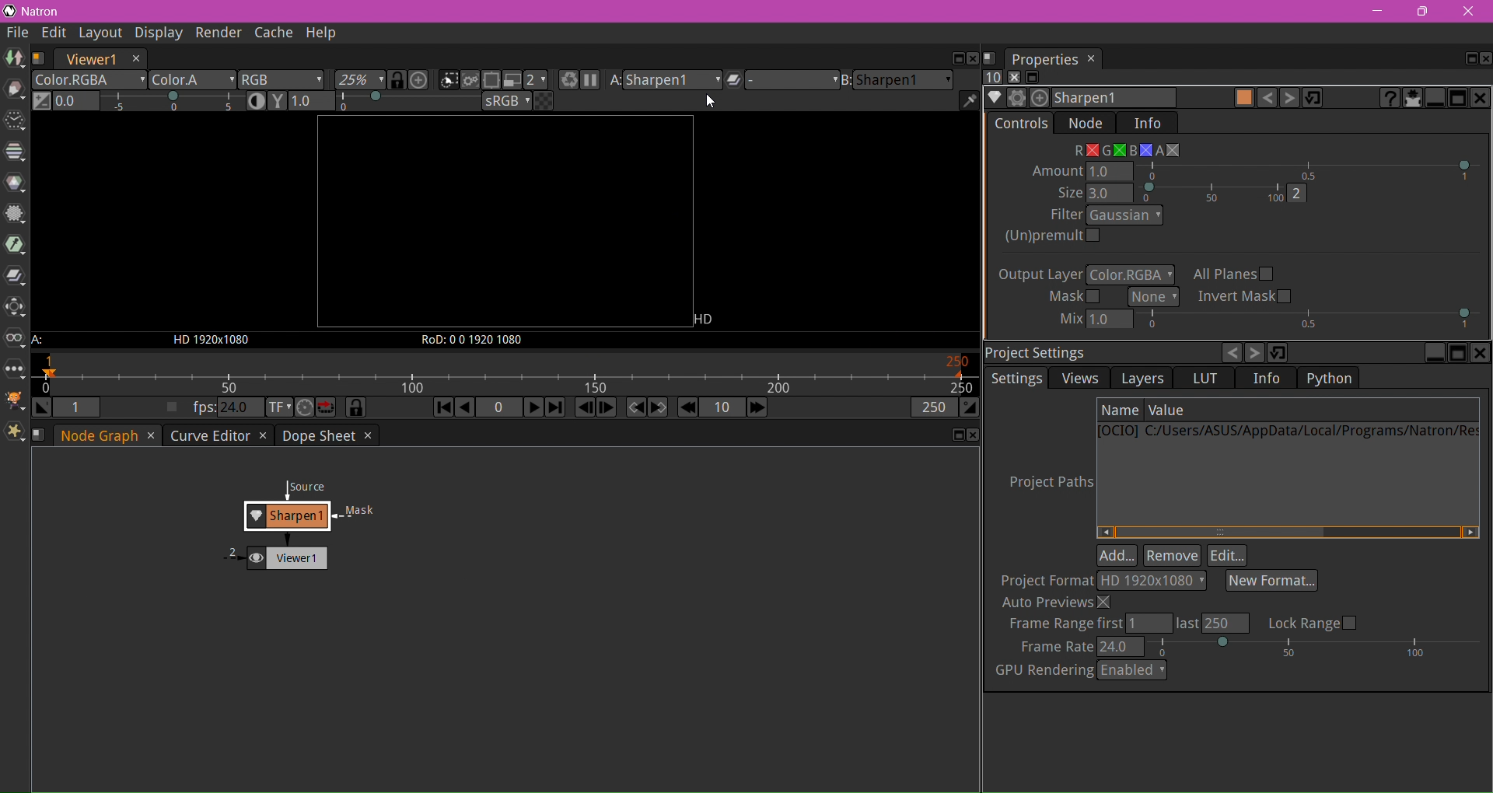  What do you see at coordinates (150, 103) in the screenshot?
I see `Gain` at bounding box center [150, 103].